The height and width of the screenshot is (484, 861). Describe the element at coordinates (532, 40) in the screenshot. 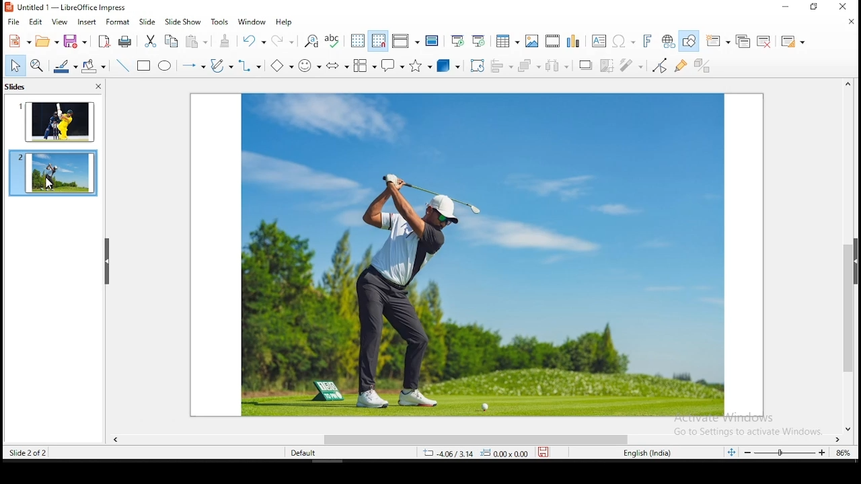

I see `insert image` at that location.